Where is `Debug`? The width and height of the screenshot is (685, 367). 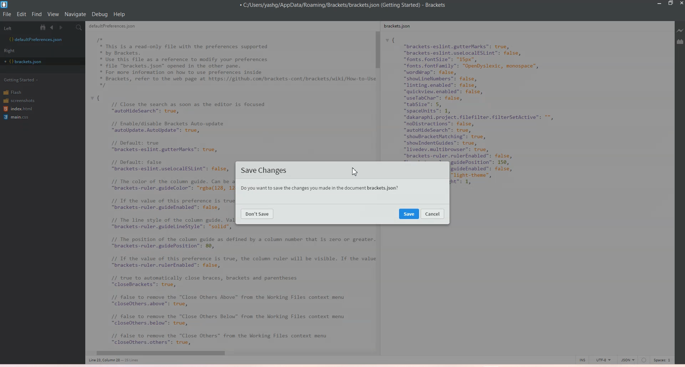 Debug is located at coordinates (100, 14).